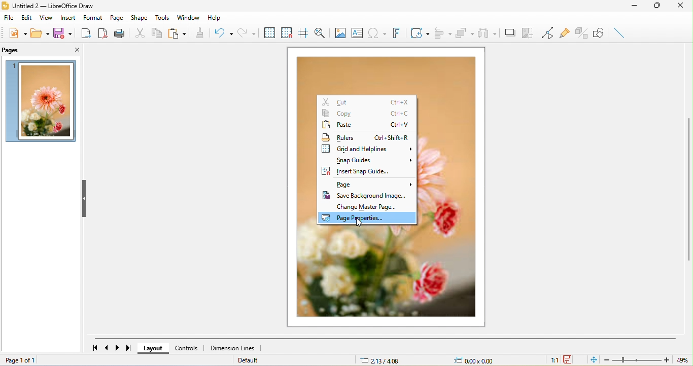  What do you see at coordinates (364, 195) in the screenshot?
I see `save background image` at bounding box center [364, 195].